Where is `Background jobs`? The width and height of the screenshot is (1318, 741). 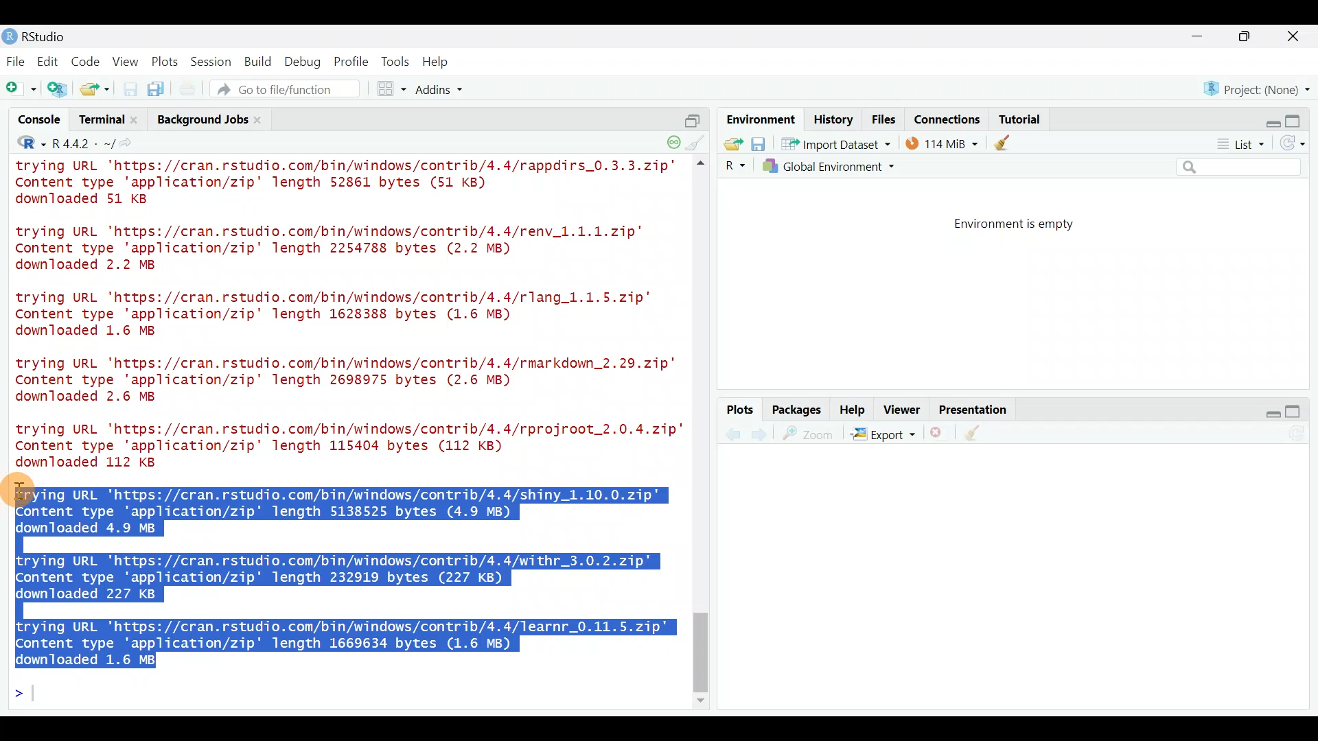
Background jobs is located at coordinates (200, 119).